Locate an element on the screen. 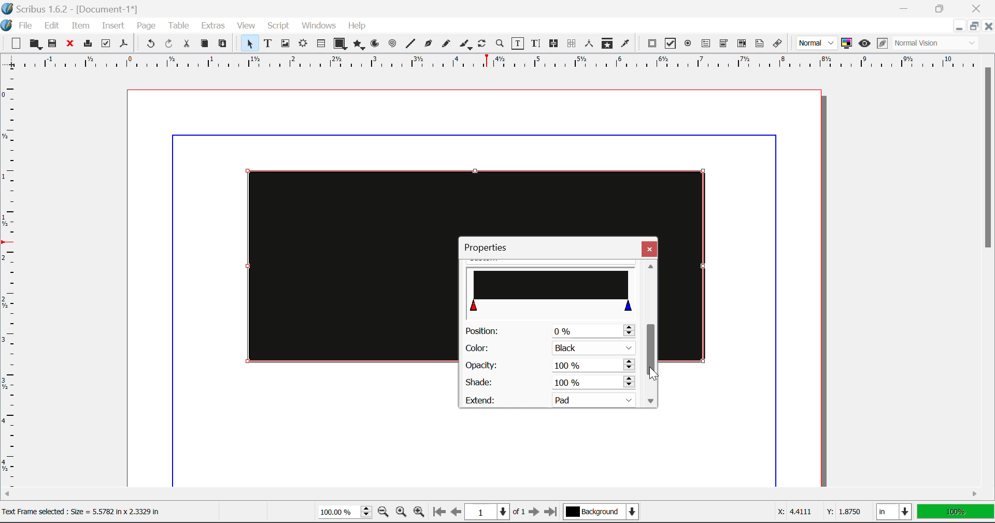 The image size is (995, 523). Color is located at coordinates (548, 348).